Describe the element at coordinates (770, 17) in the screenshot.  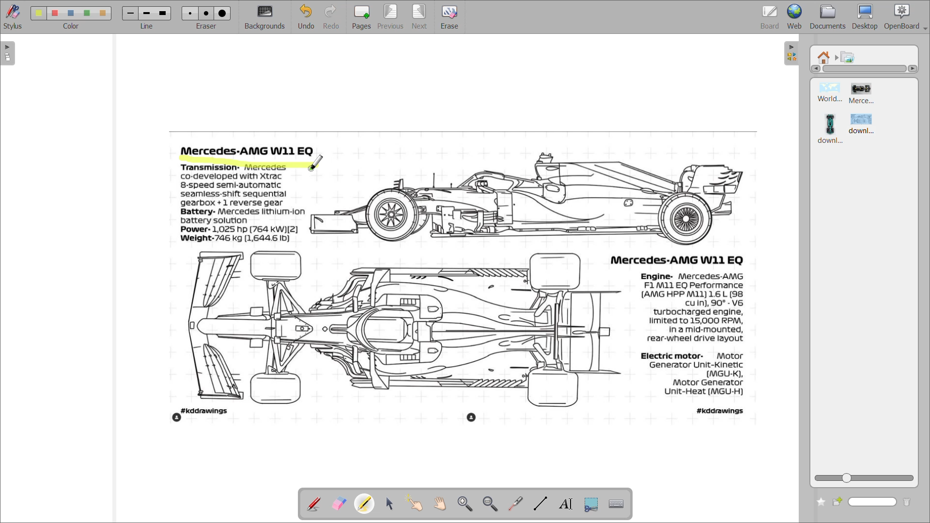
I see `board` at that location.